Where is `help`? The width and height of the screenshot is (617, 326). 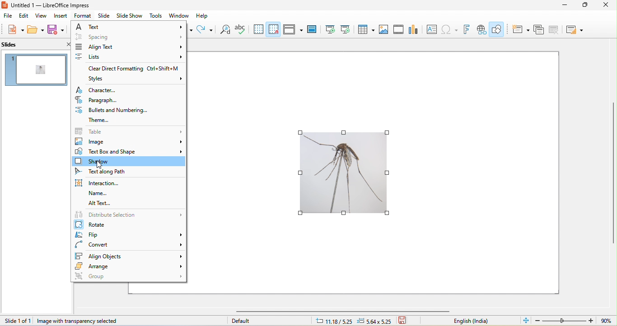
help is located at coordinates (202, 16).